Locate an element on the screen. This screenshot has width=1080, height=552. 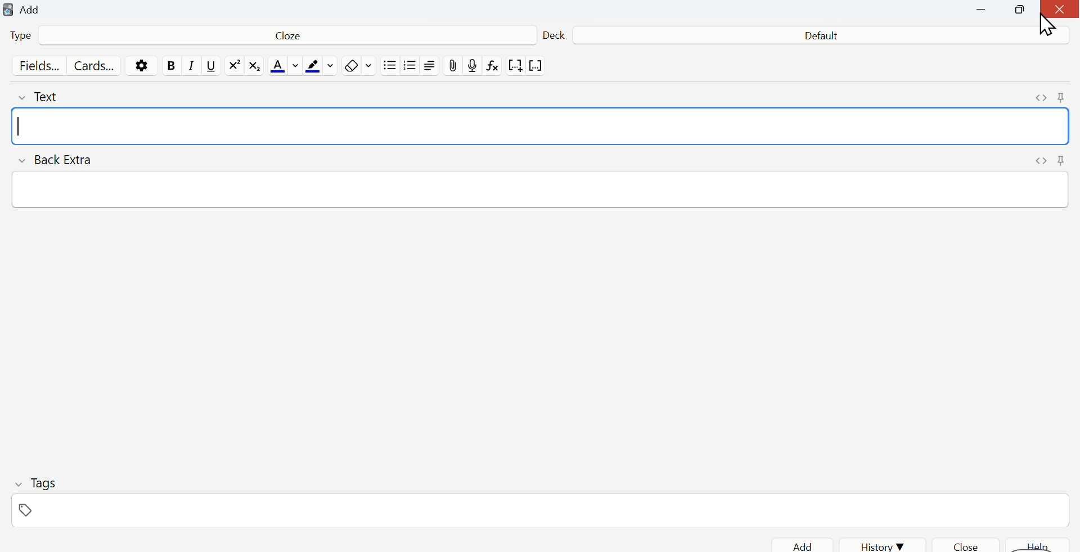
Default is located at coordinates (817, 37).